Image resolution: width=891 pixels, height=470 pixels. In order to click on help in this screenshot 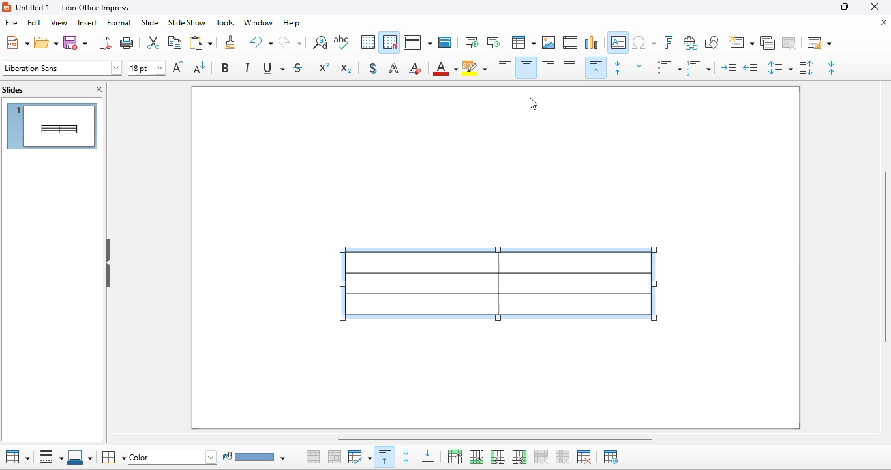, I will do `click(292, 23)`.